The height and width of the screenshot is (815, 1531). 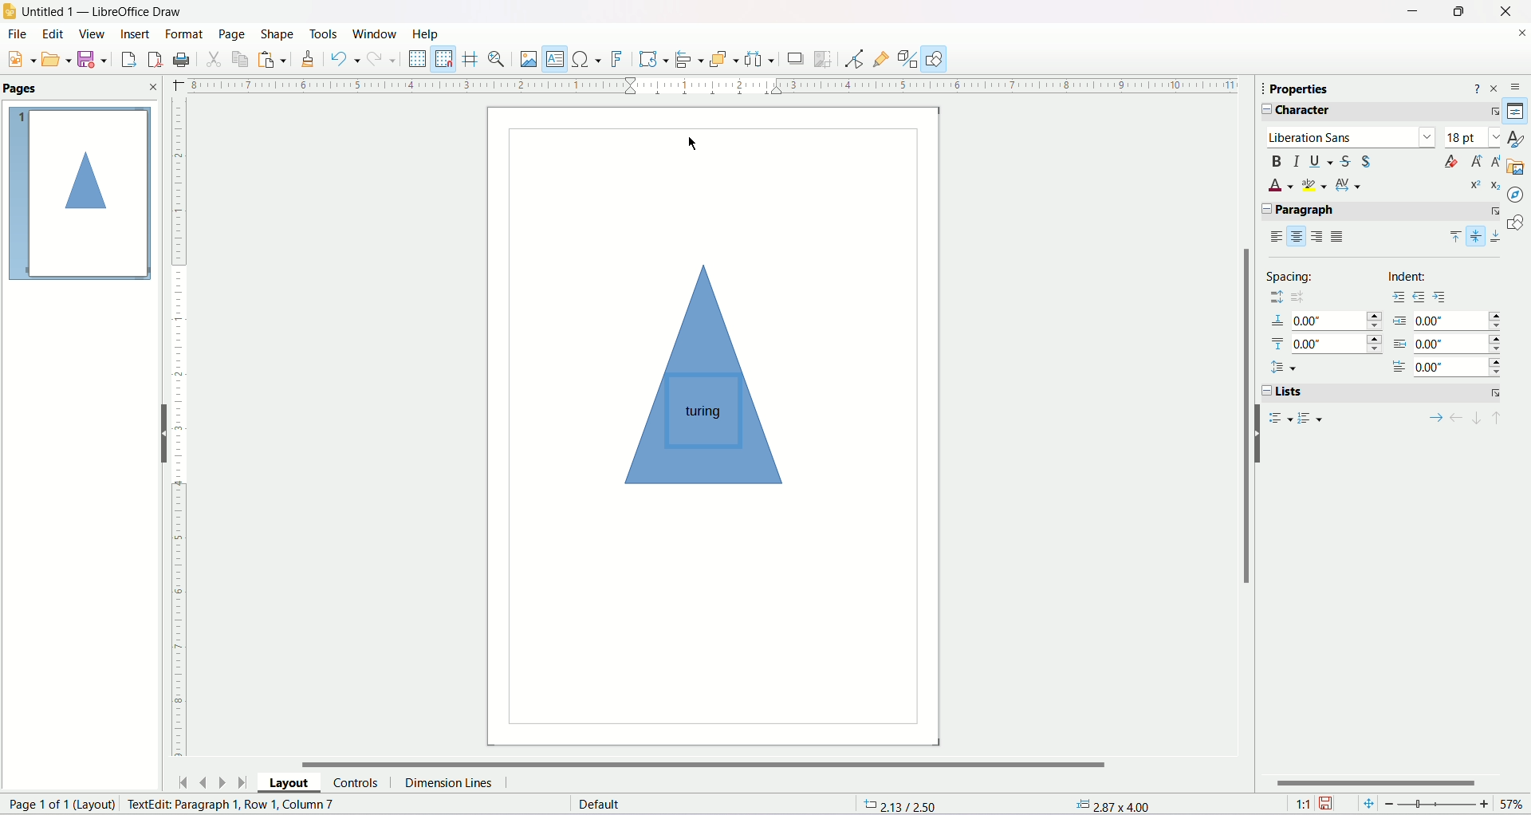 What do you see at coordinates (165, 433) in the screenshot?
I see `Hide` at bounding box center [165, 433].